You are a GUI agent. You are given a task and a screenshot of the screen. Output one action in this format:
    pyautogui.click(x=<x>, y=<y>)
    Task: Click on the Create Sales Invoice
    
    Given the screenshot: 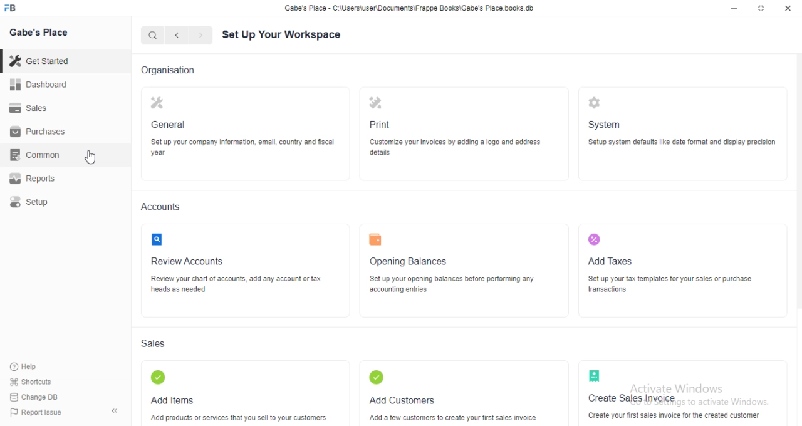 What is the action you would take?
    pyautogui.click(x=636, y=398)
    